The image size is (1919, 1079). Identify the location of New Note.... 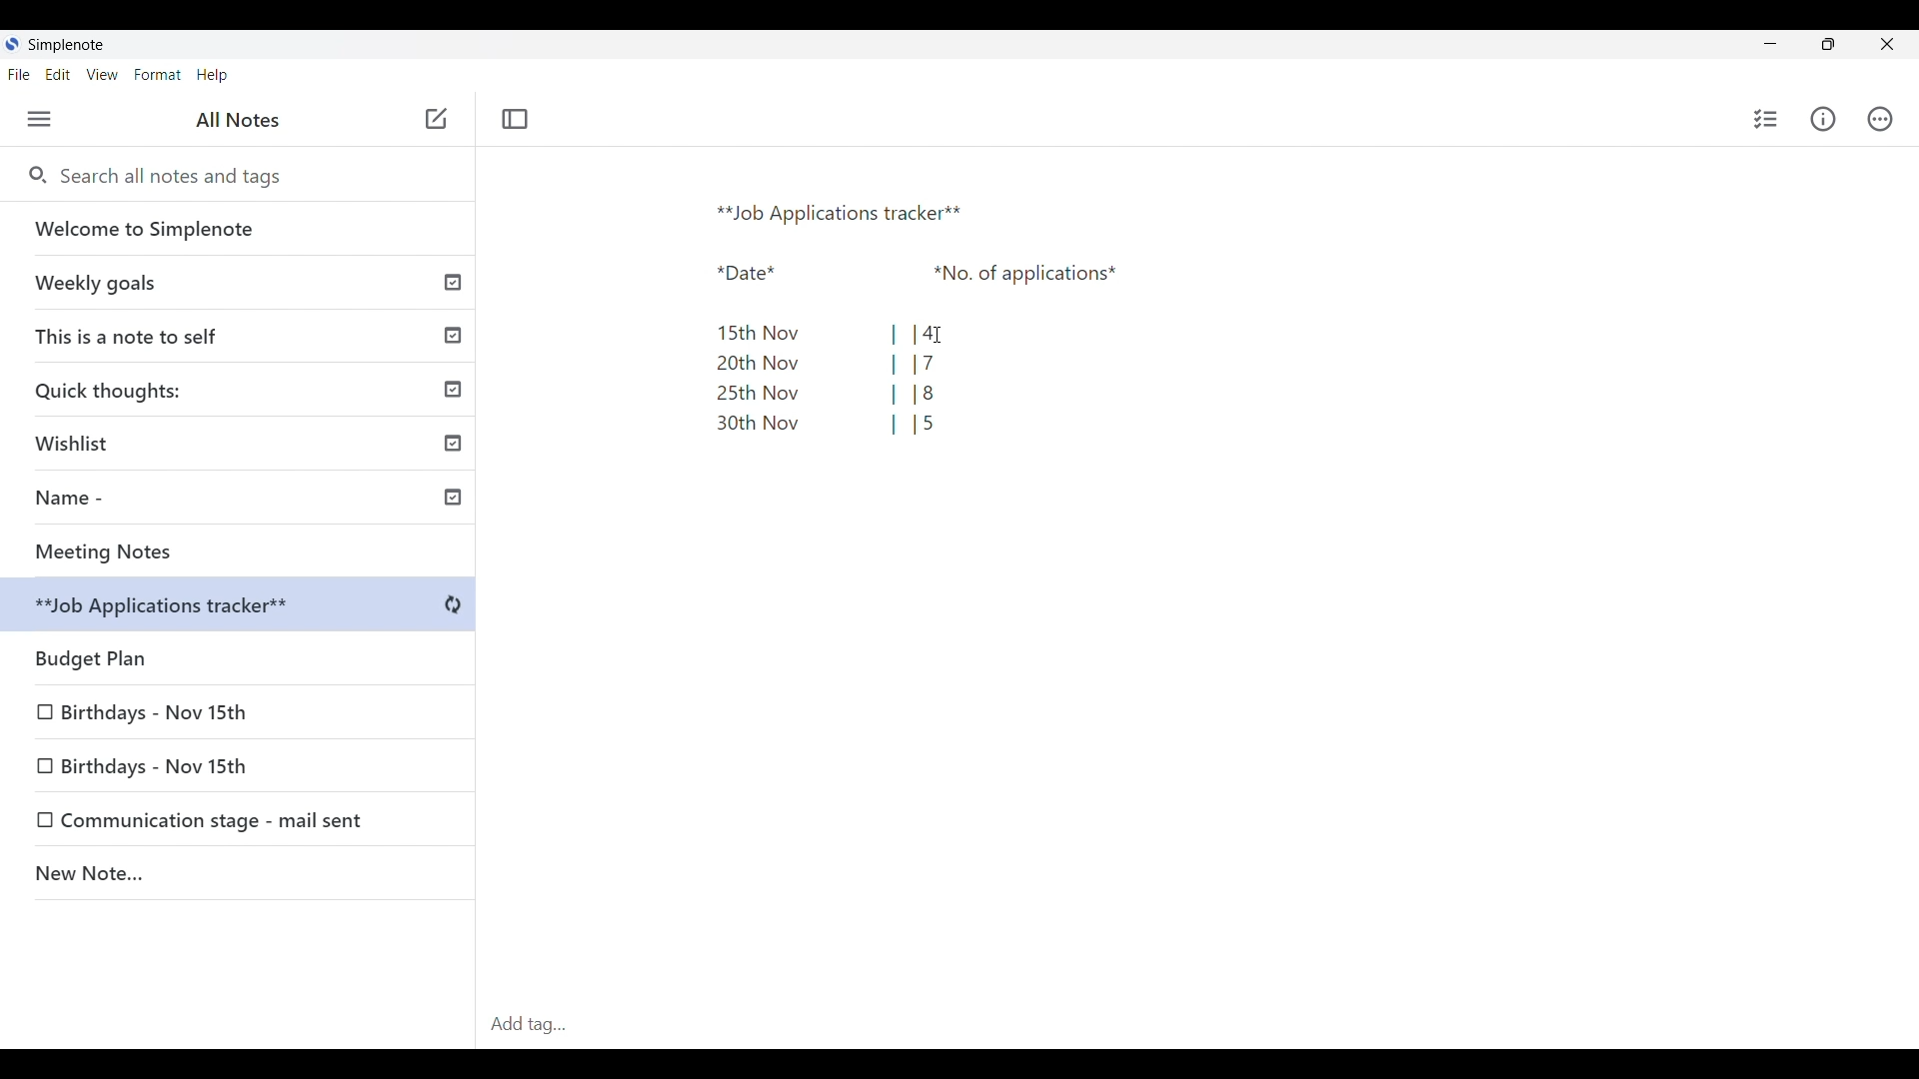
(239, 876).